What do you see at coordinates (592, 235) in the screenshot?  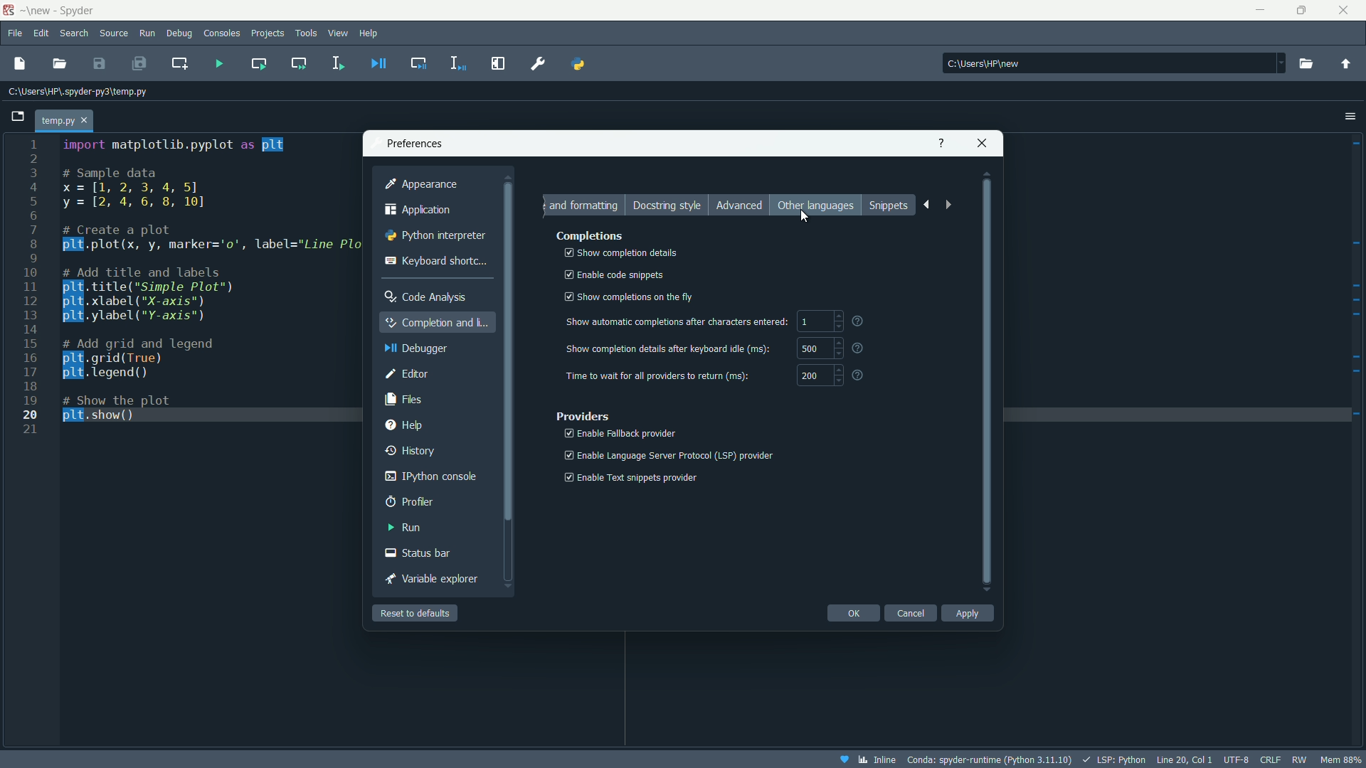 I see `completions` at bounding box center [592, 235].